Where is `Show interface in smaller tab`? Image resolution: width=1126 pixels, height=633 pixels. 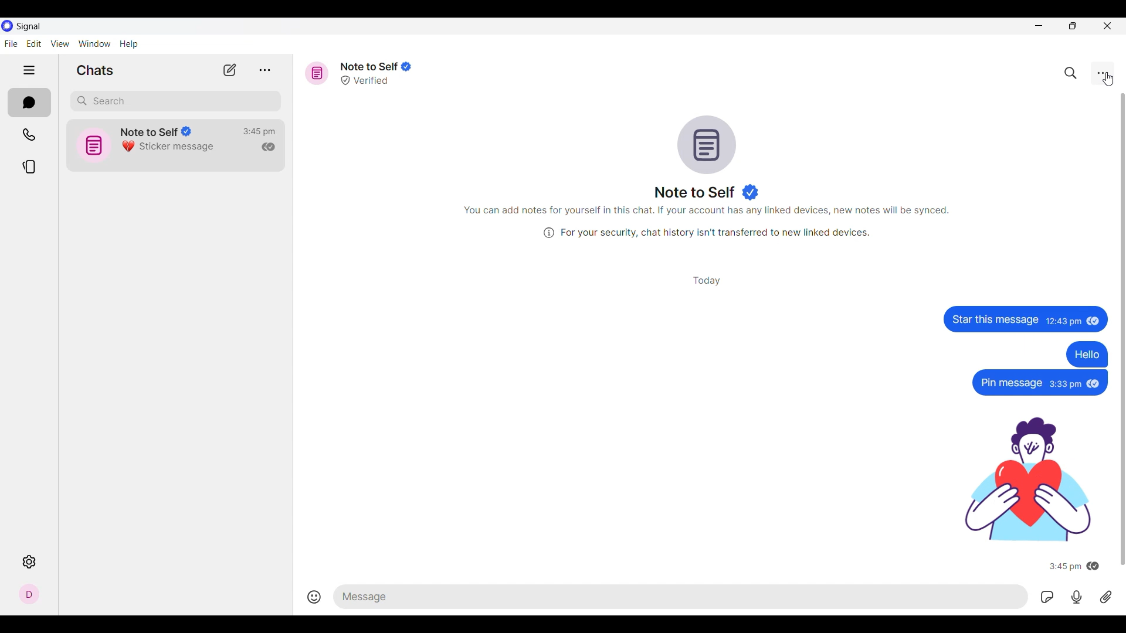 Show interface in smaller tab is located at coordinates (1072, 26).